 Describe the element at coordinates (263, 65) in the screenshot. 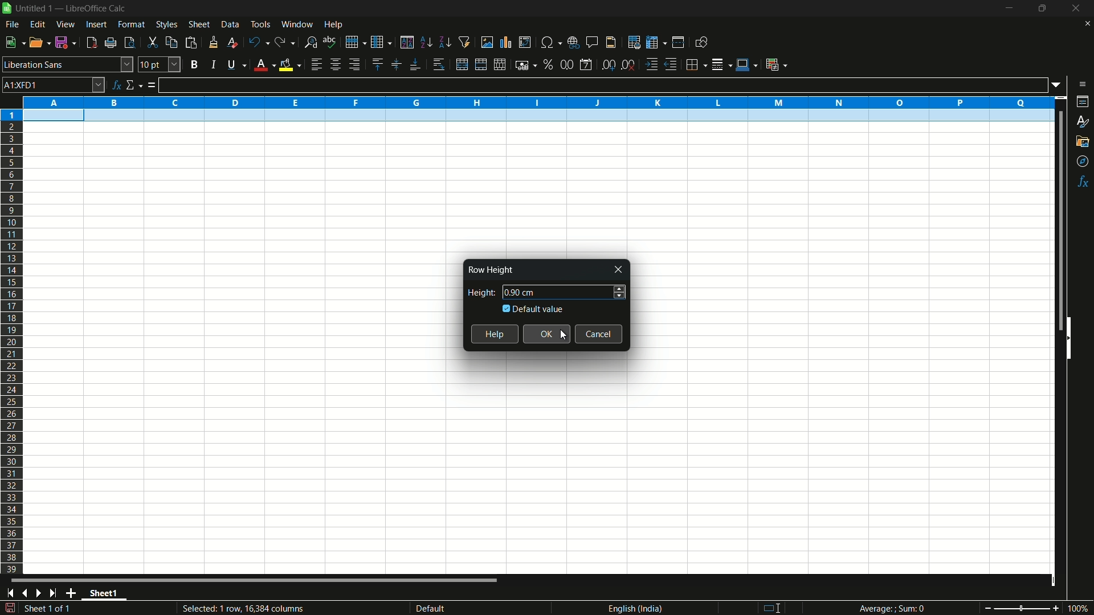

I see `font color` at that location.